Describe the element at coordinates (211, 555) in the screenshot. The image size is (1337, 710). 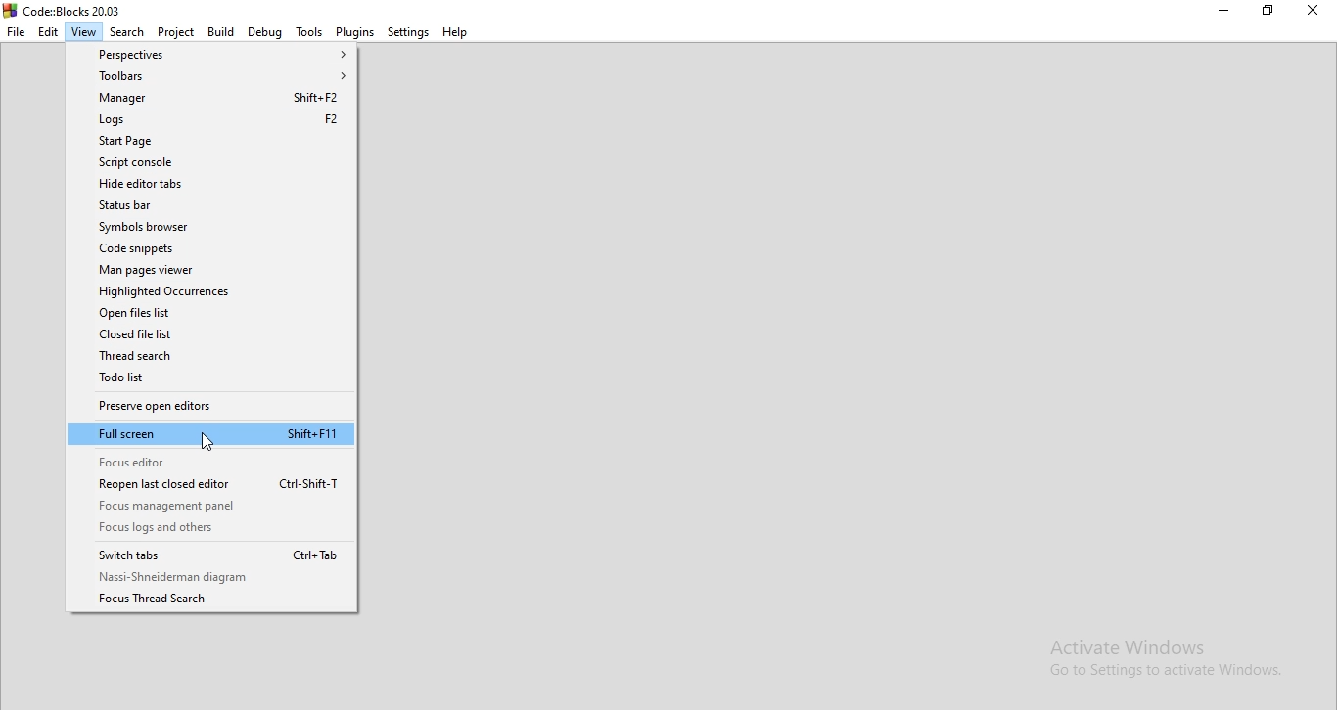
I see `Switch tabs` at that location.